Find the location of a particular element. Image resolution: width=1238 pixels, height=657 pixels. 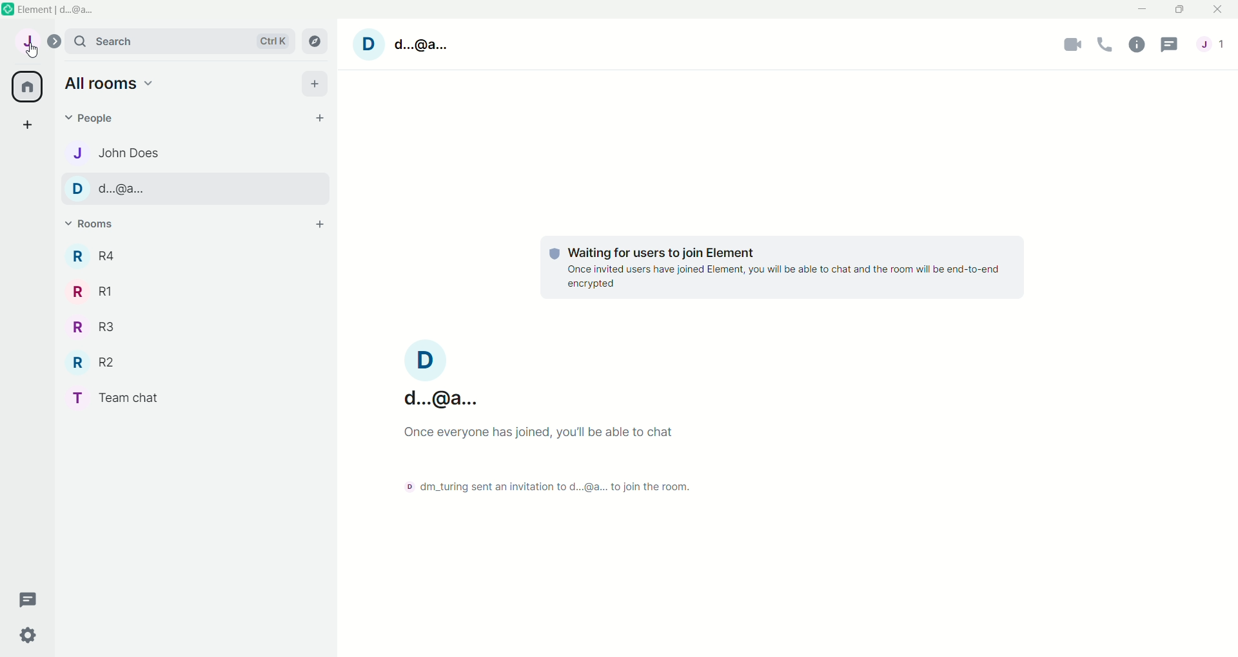

People is located at coordinates (125, 117).